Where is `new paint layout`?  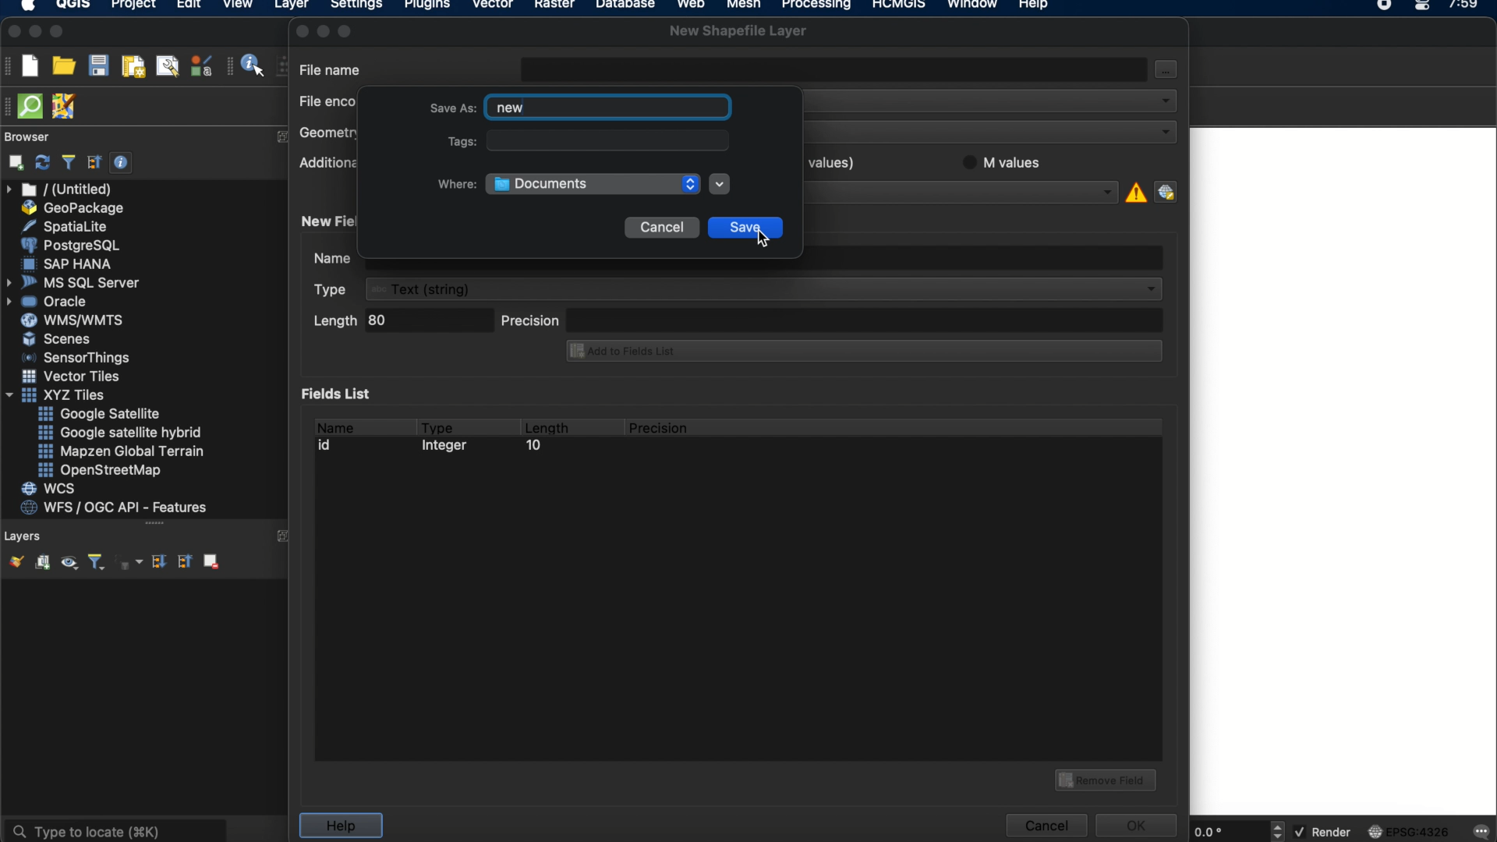 new paint layout is located at coordinates (132, 68).